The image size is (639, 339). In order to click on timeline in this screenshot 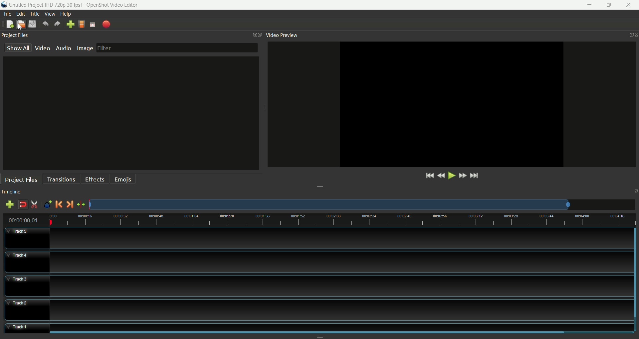, I will do `click(11, 192)`.